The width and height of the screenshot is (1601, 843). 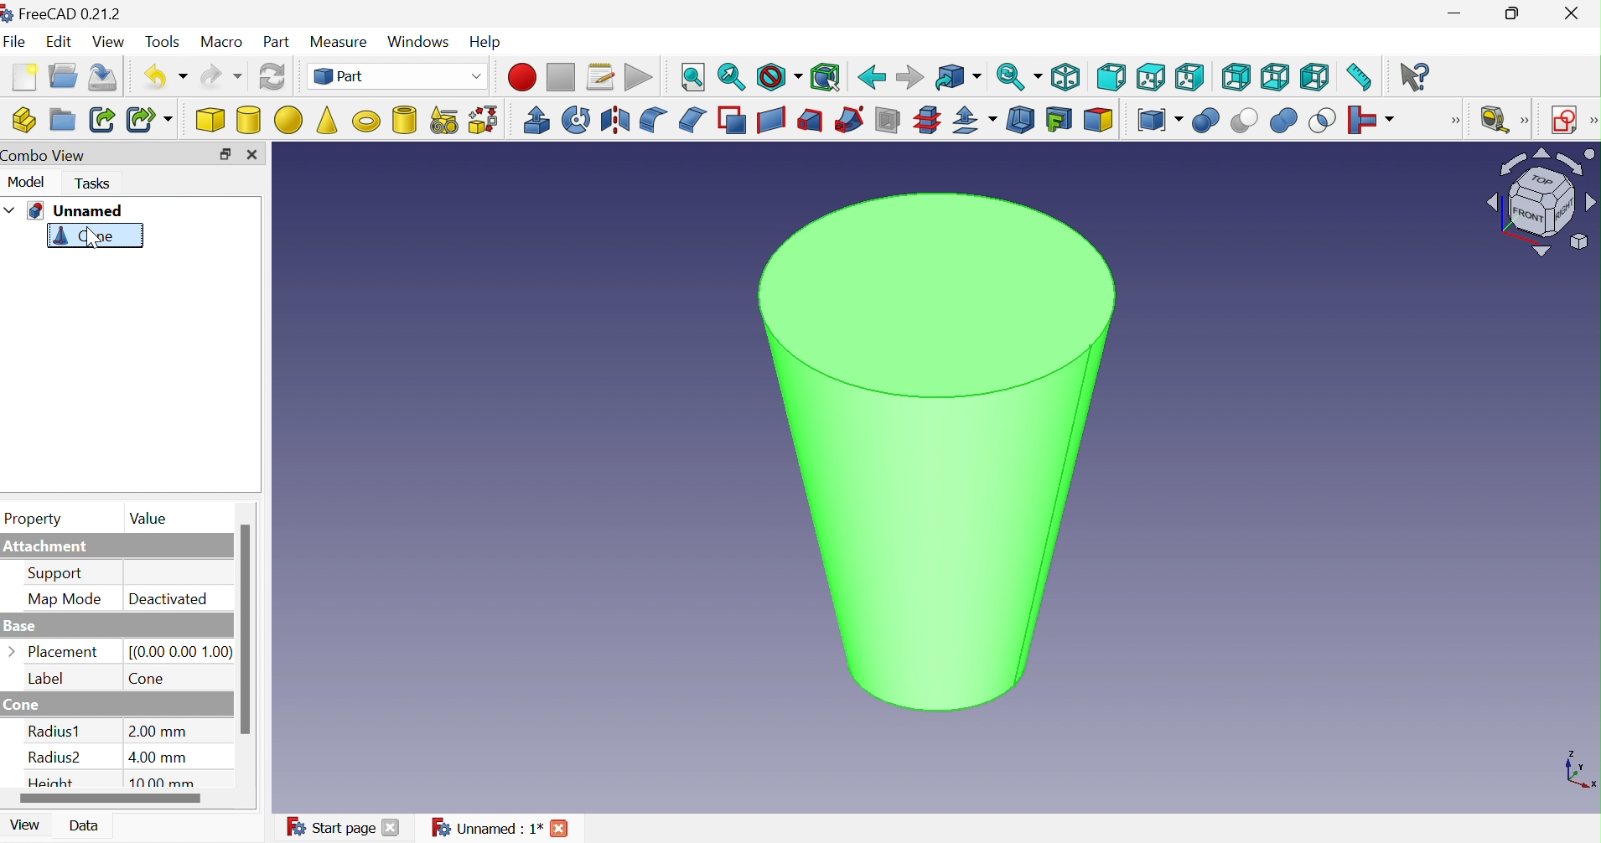 I want to click on Front, so click(x=1111, y=78).